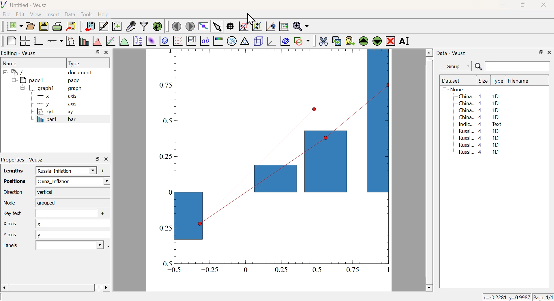 The height and width of the screenshot is (301, 554). Describe the element at coordinates (479, 96) in the screenshot. I see `China... 4 1D` at that location.